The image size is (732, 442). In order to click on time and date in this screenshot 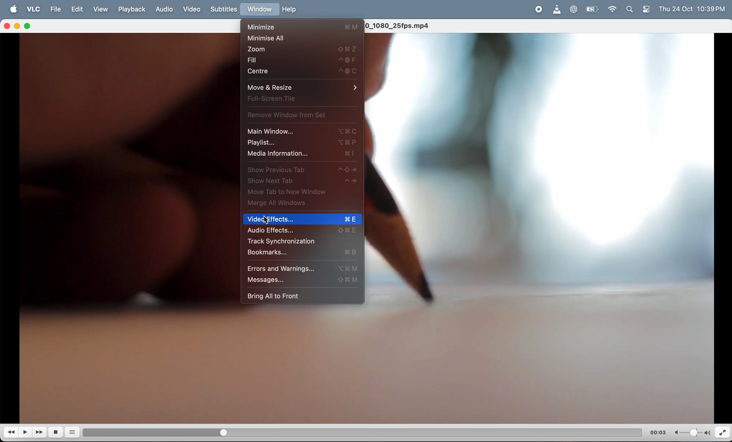, I will do `click(694, 9)`.